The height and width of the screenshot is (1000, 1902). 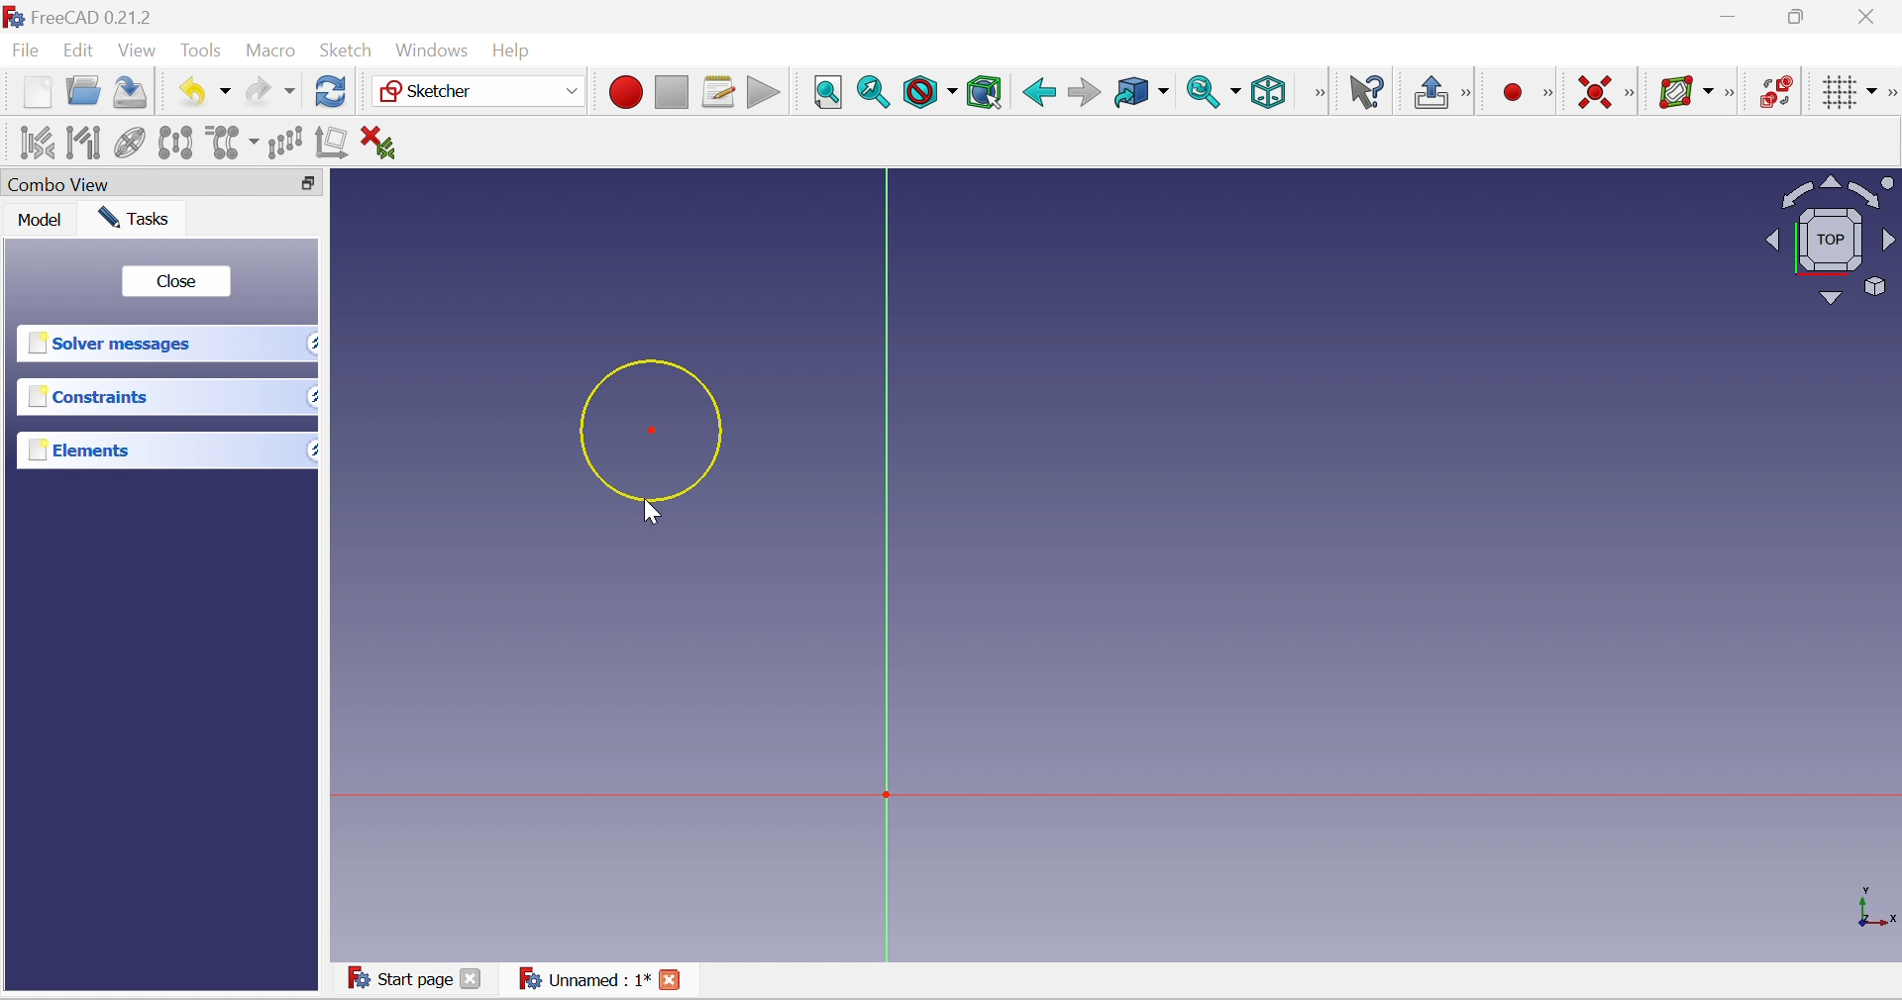 I want to click on Constrain coincident, so click(x=1593, y=92).